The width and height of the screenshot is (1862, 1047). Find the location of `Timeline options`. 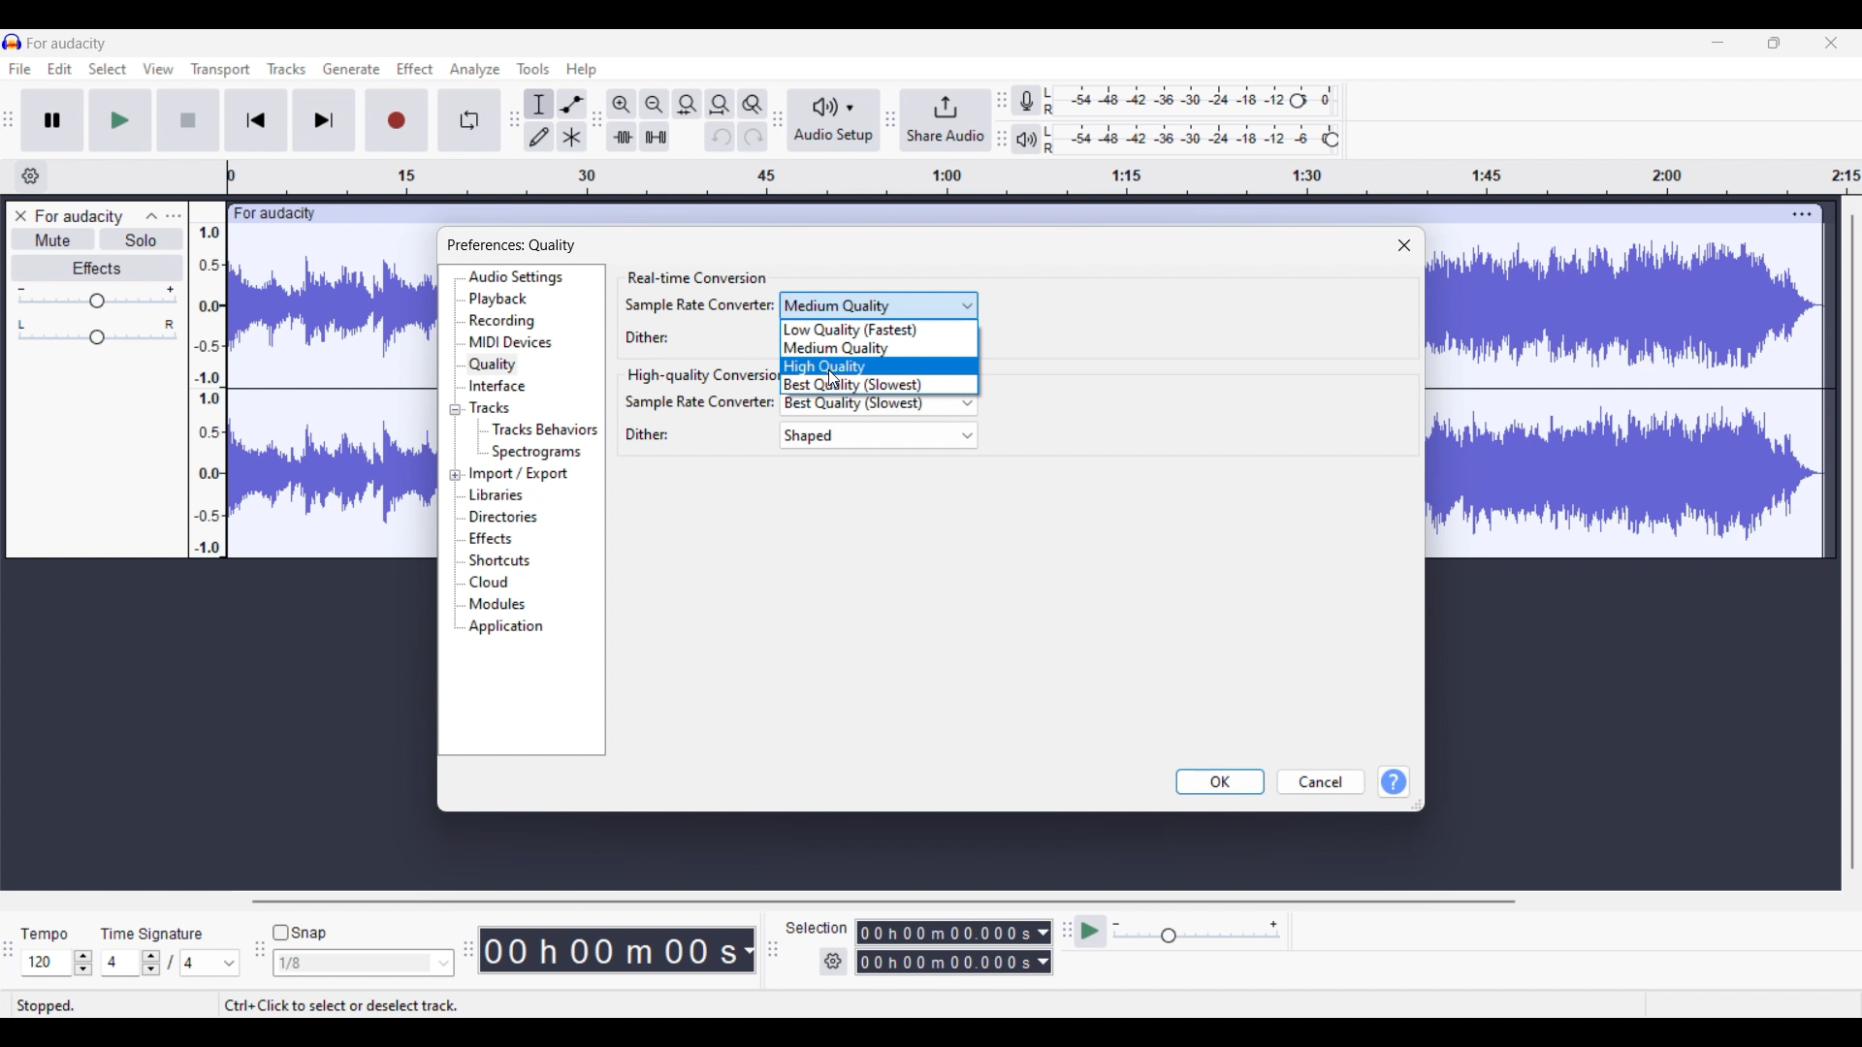

Timeline options is located at coordinates (31, 176).